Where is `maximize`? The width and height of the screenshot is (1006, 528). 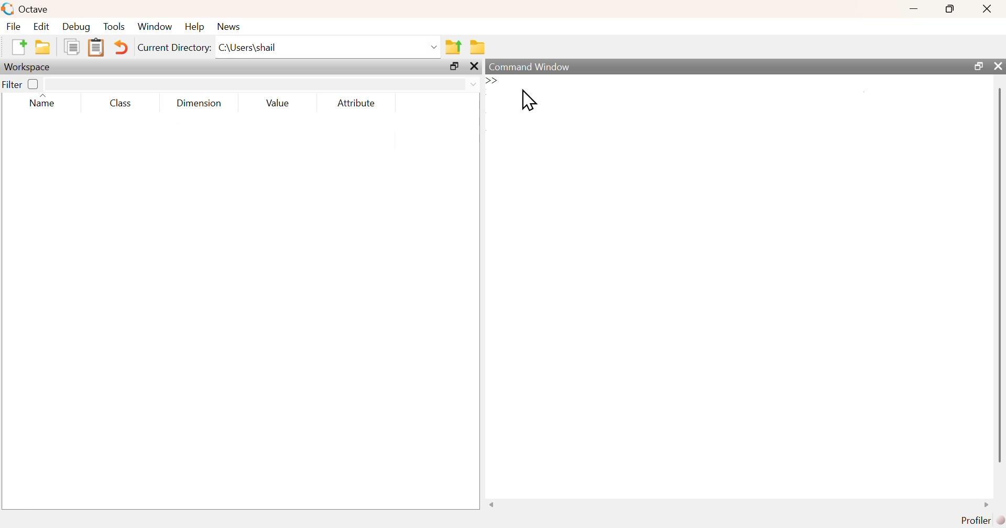 maximize is located at coordinates (454, 67).